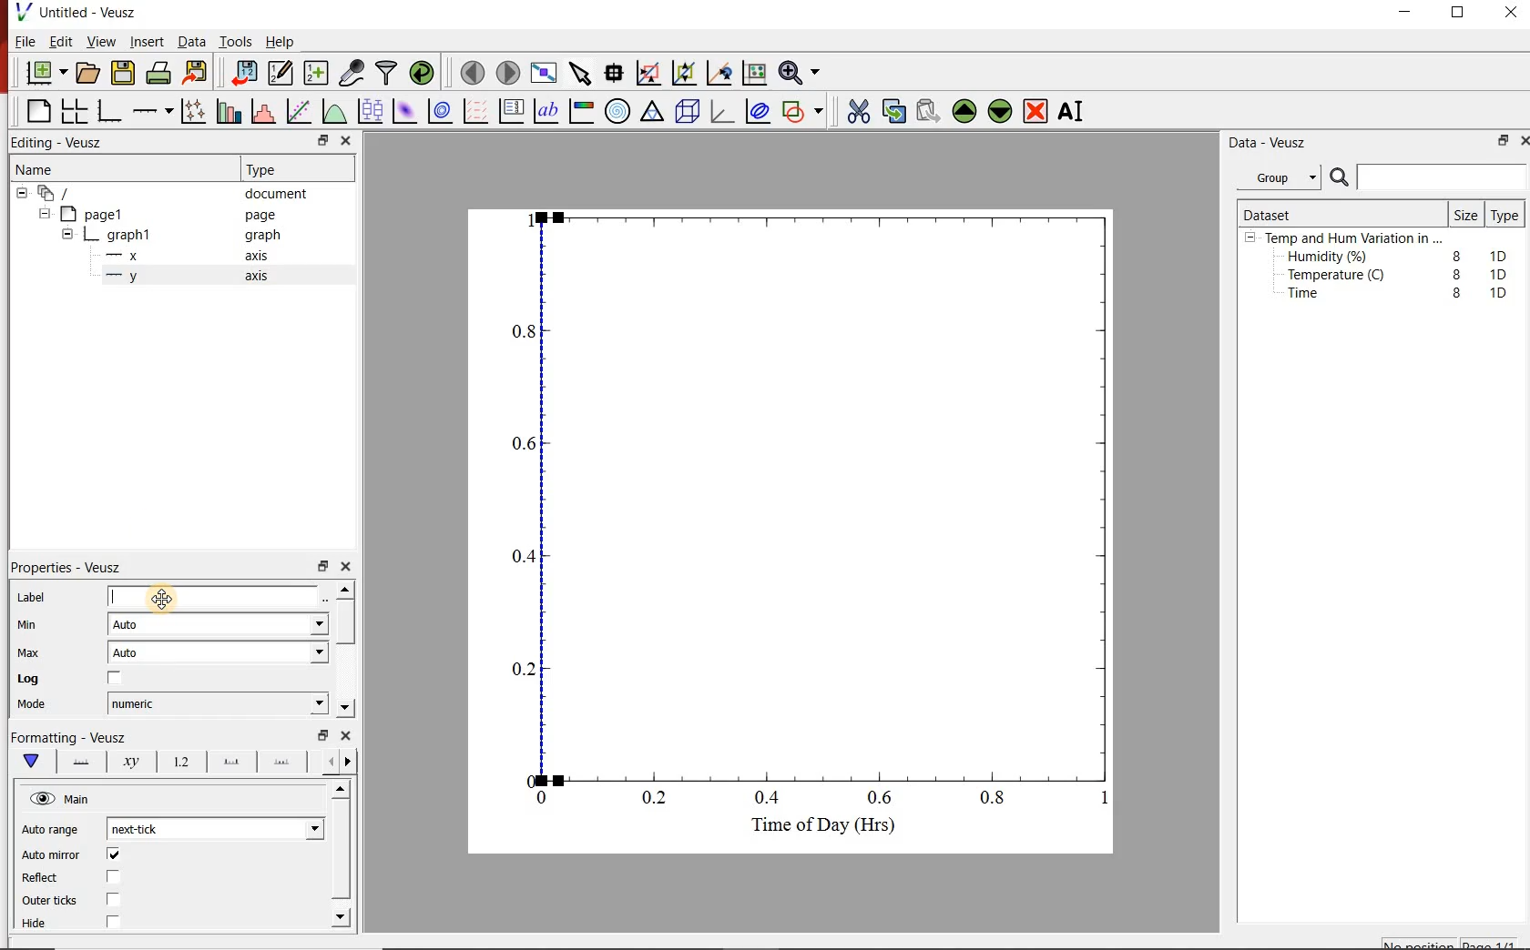  What do you see at coordinates (65, 194) in the screenshot?
I see `document widget` at bounding box center [65, 194].